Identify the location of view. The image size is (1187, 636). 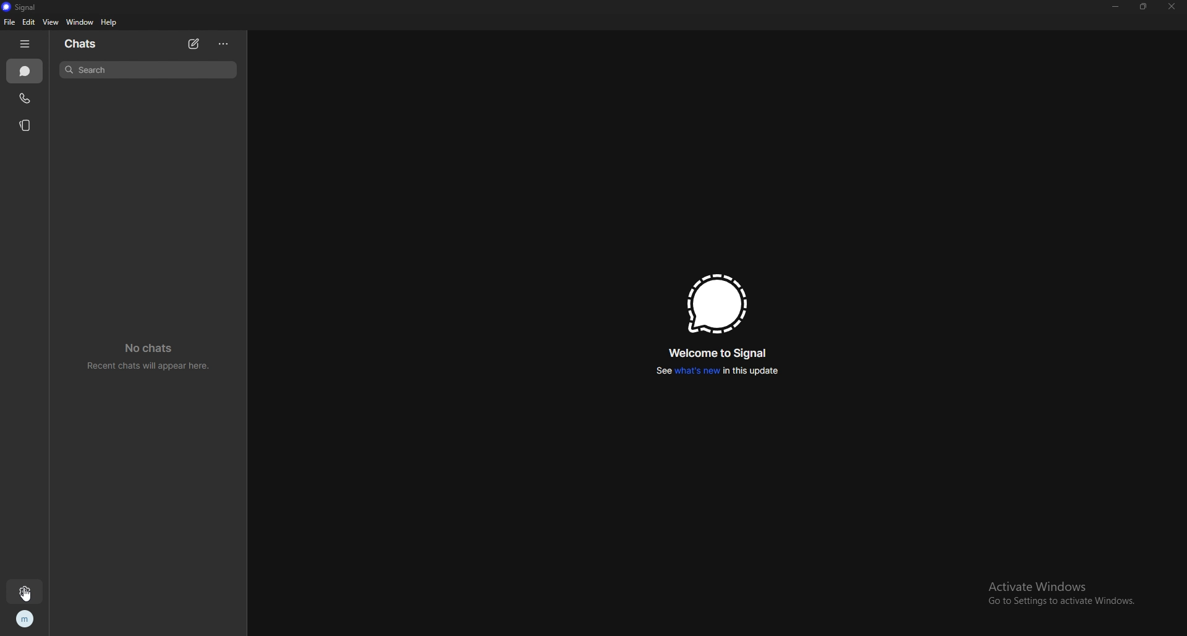
(50, 22).